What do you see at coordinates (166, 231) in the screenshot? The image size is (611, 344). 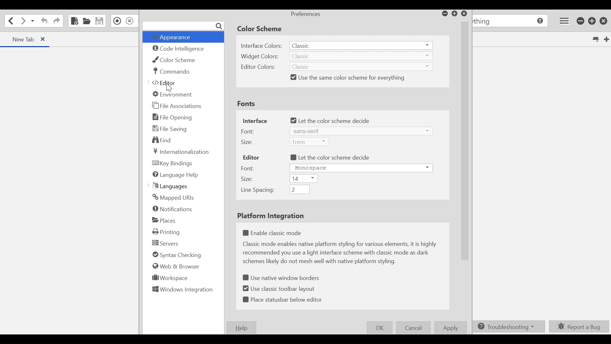 I see `Printing` at bounding box center [166, 231].